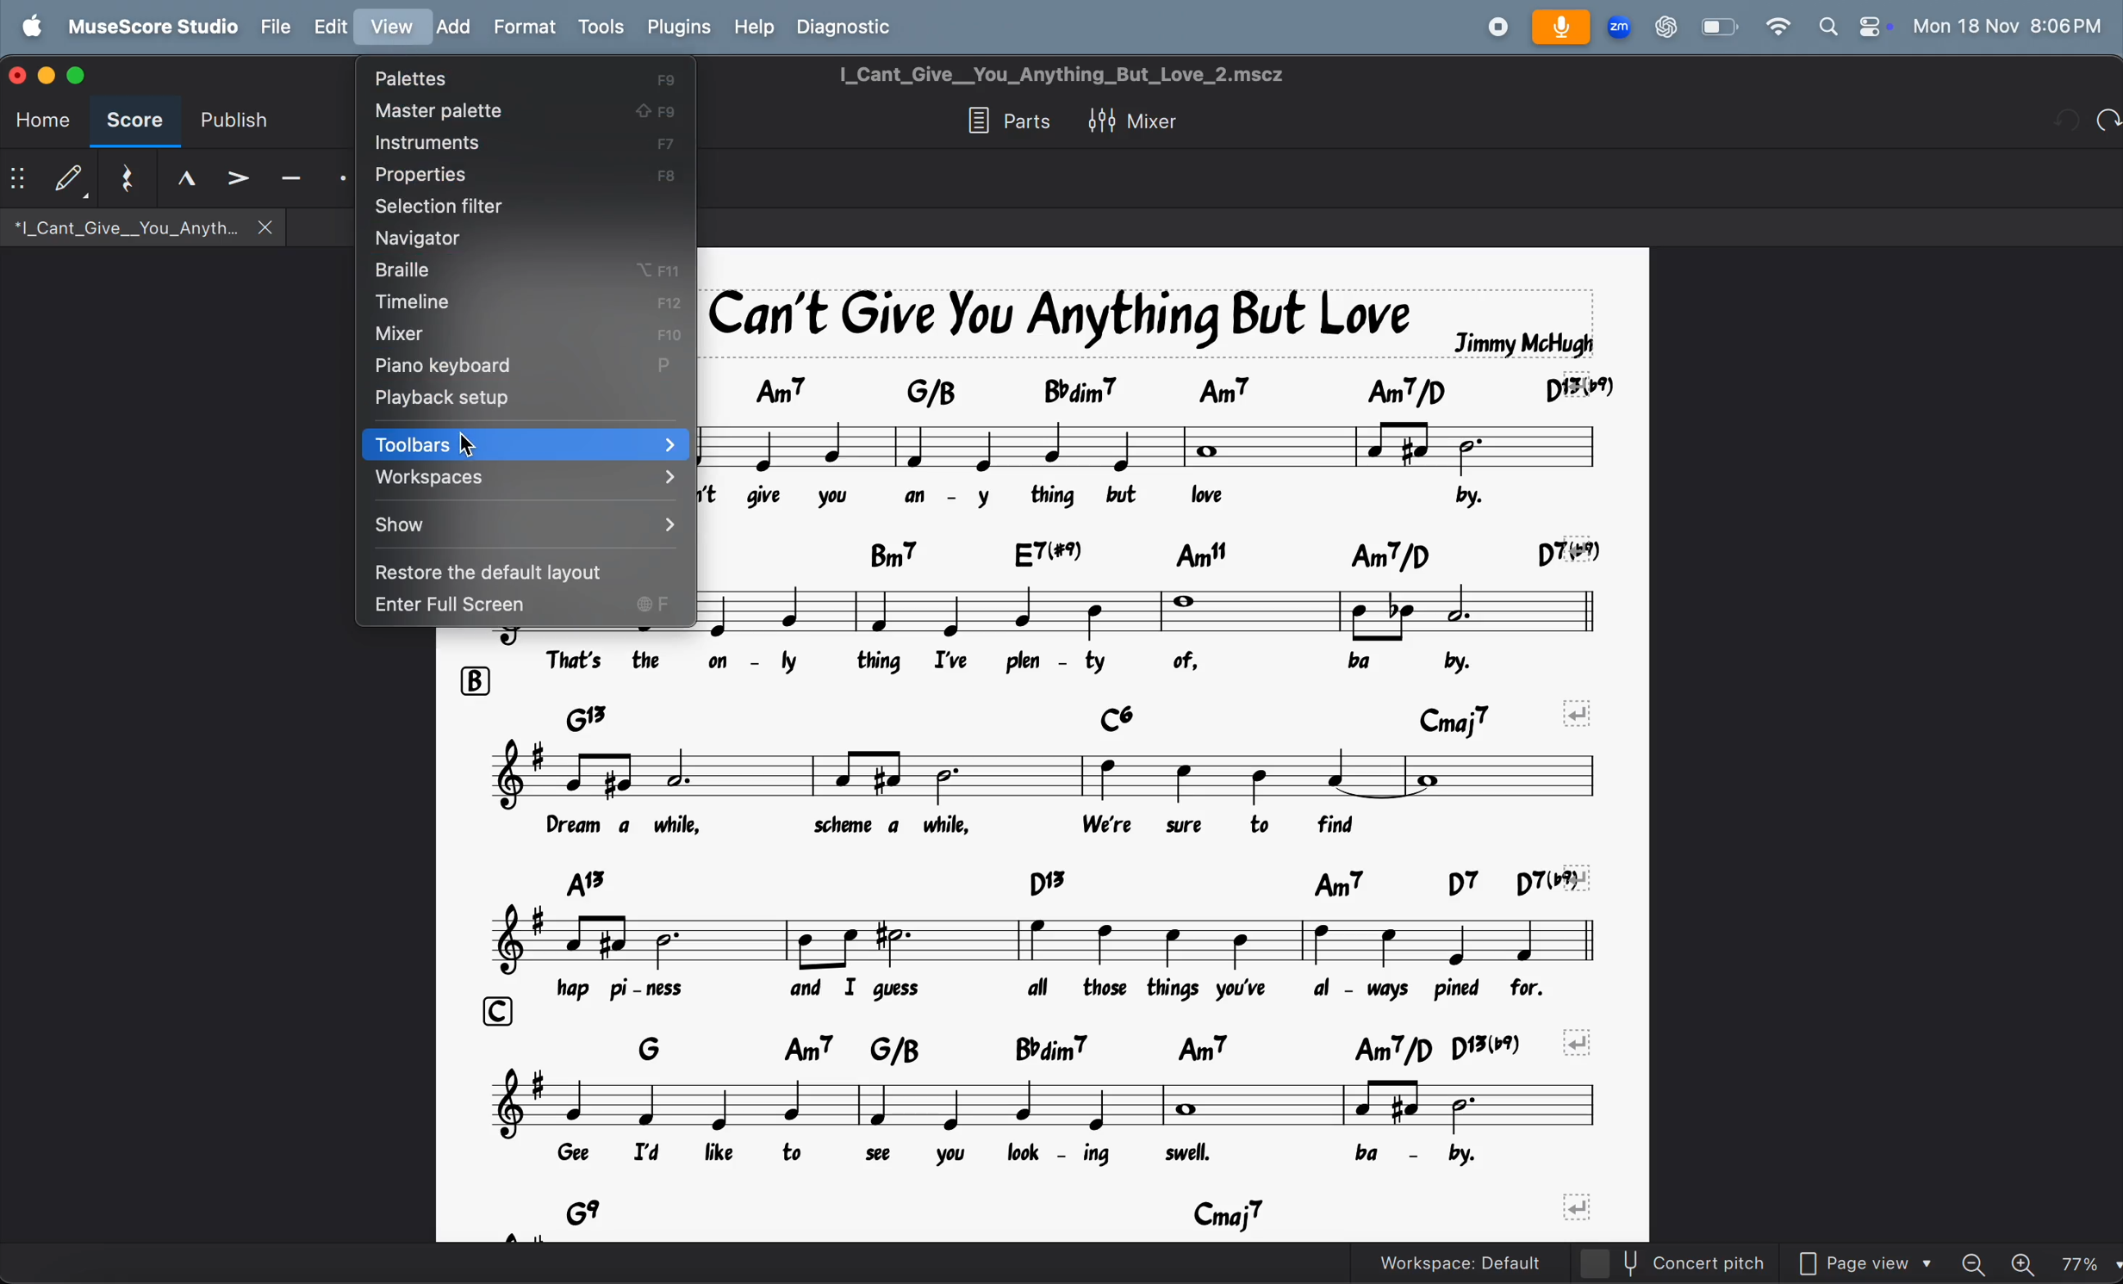 The width and height of the screenshot is (2123, 1284). Describe the element at coordinates (1694, 1265) in the screenshot. I see `concert pitch` at that location.